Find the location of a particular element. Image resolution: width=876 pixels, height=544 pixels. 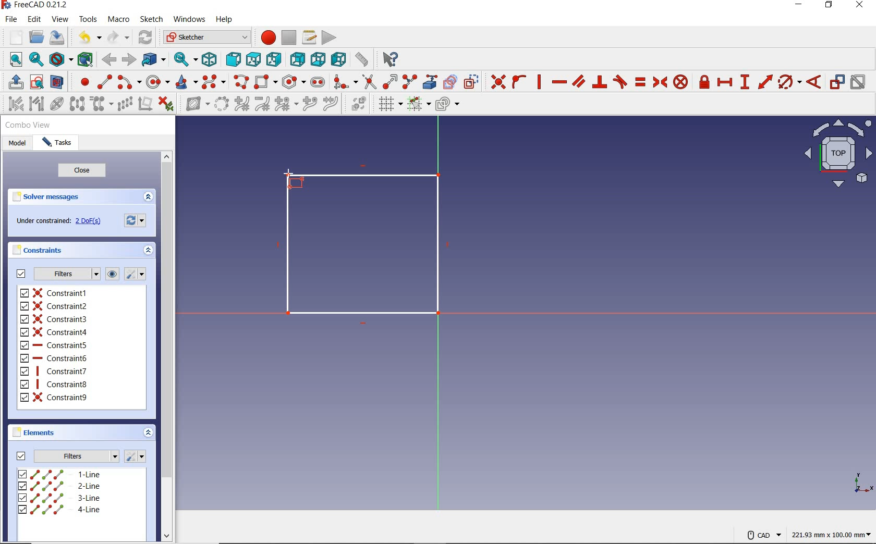

bounding box is located at coordinates (84, 59).